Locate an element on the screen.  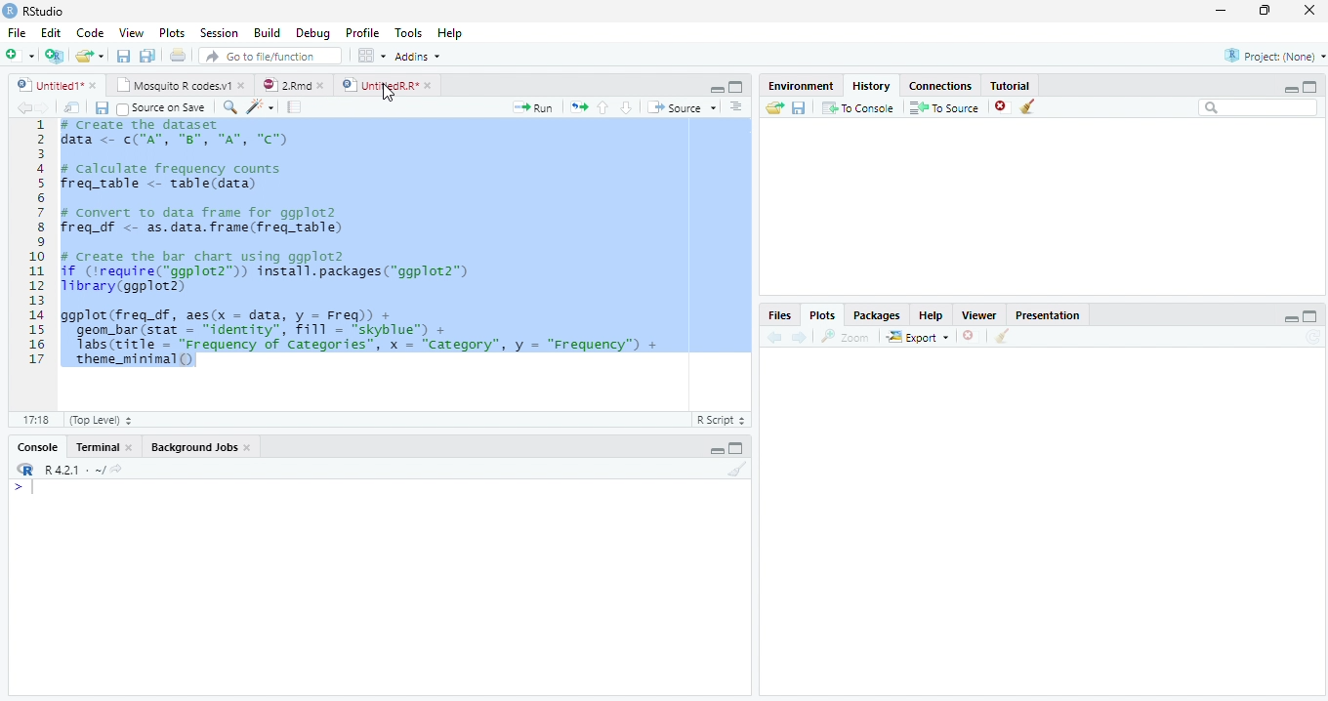
Delete  is located at coordinates (1003, 107).